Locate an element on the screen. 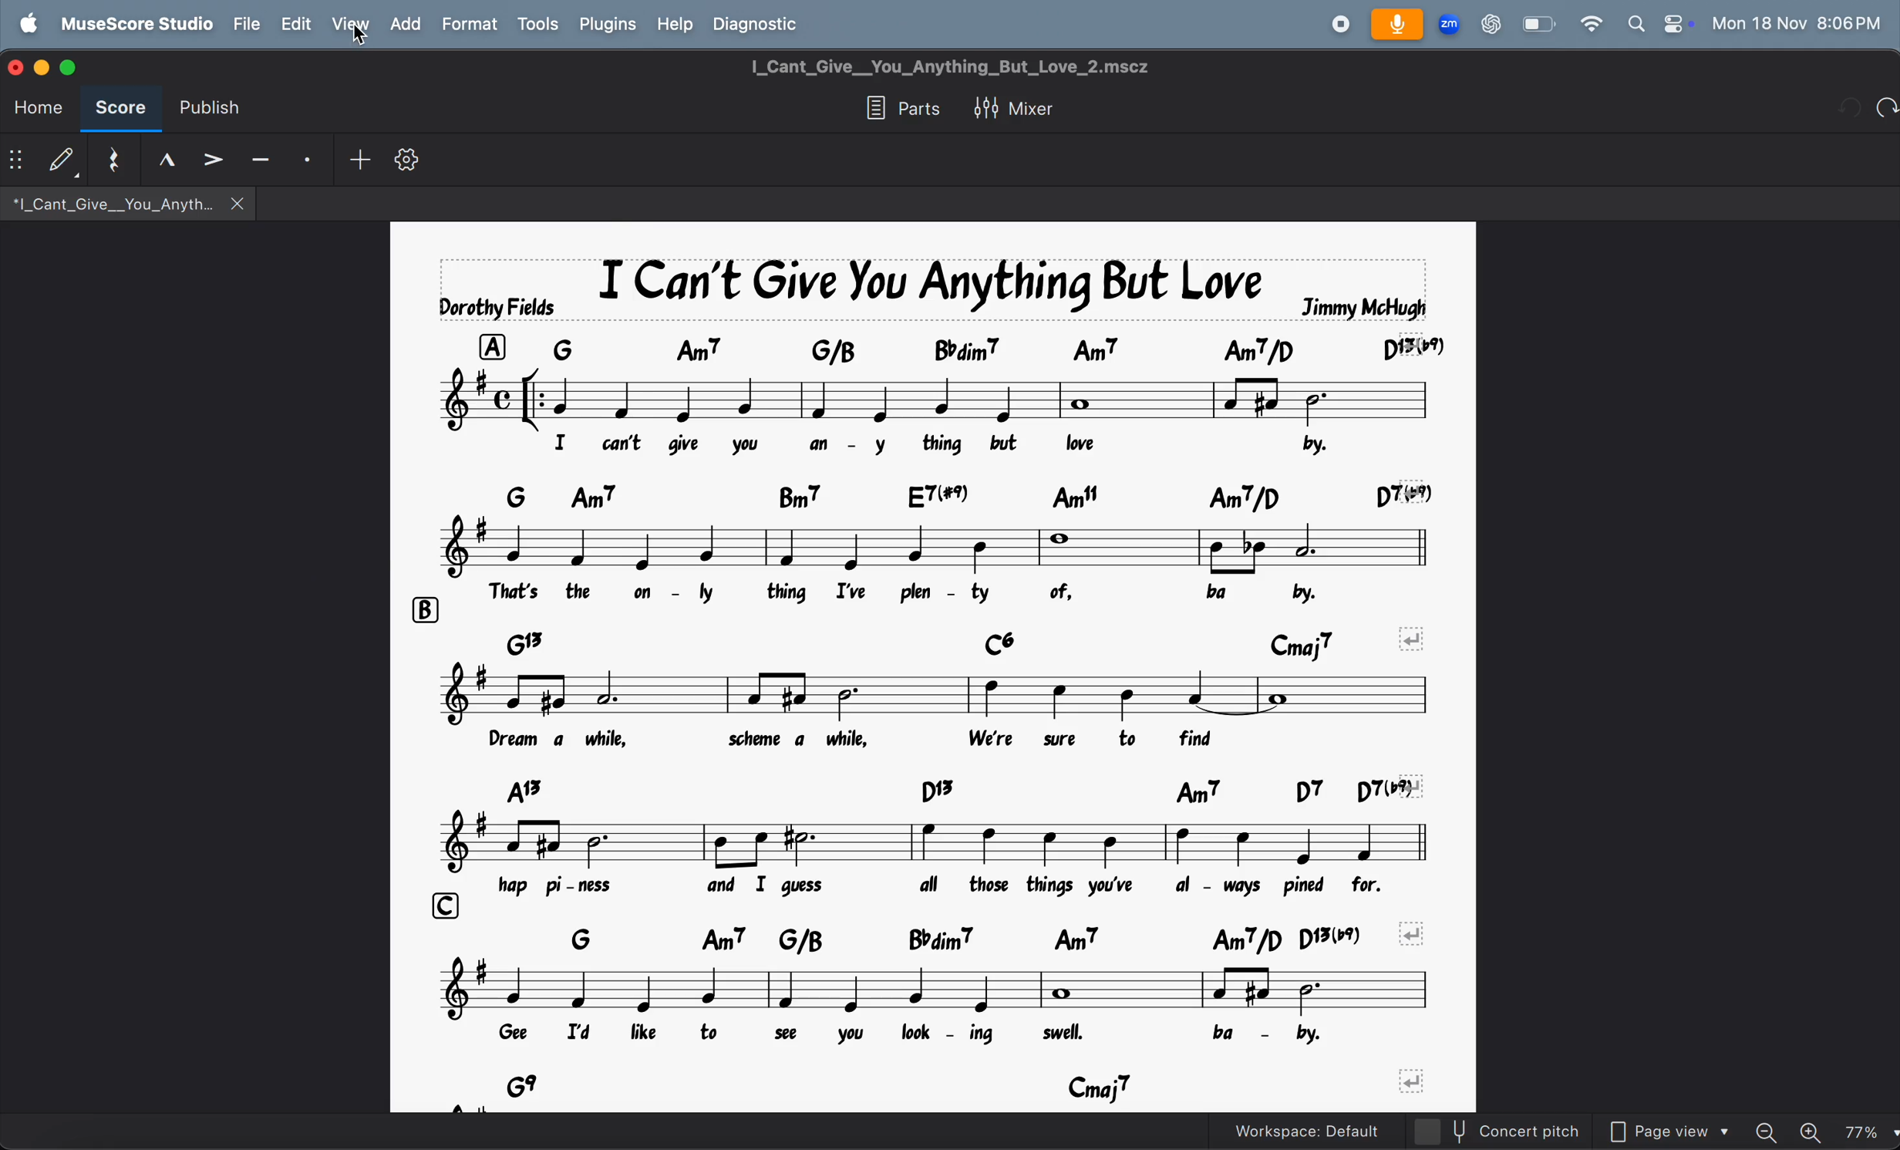 The height and width of the screenshot is (1150, 1900). format is located at coordinates (470, 25).